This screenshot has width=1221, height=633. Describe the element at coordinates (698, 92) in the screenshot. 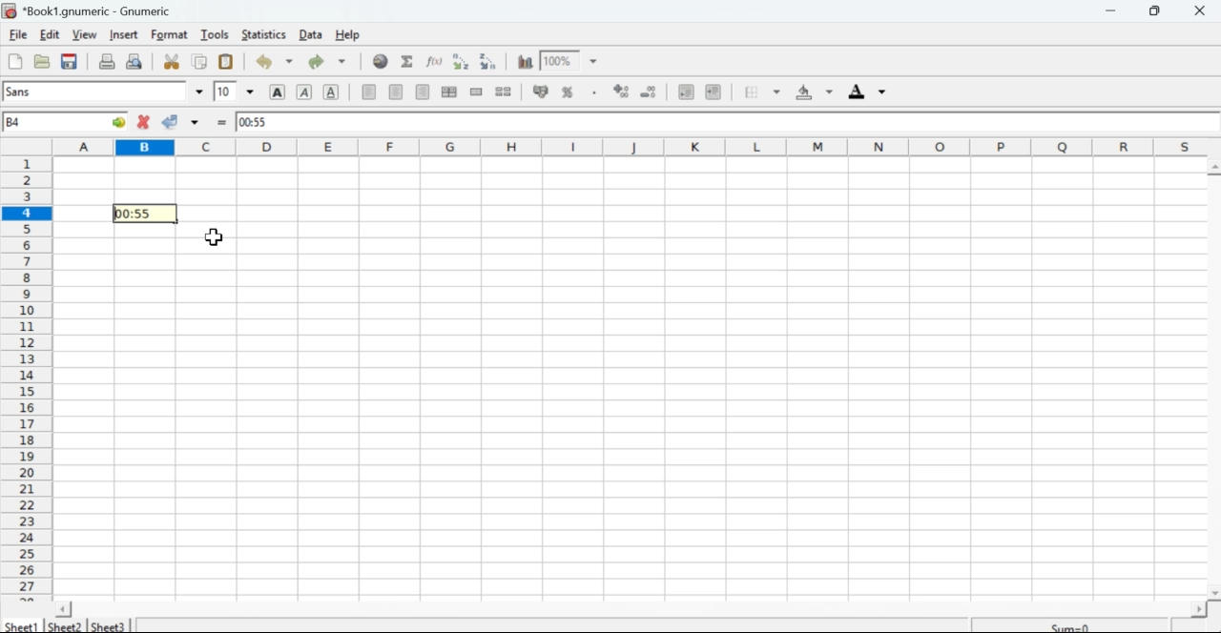

I see `Indentation` at that location.